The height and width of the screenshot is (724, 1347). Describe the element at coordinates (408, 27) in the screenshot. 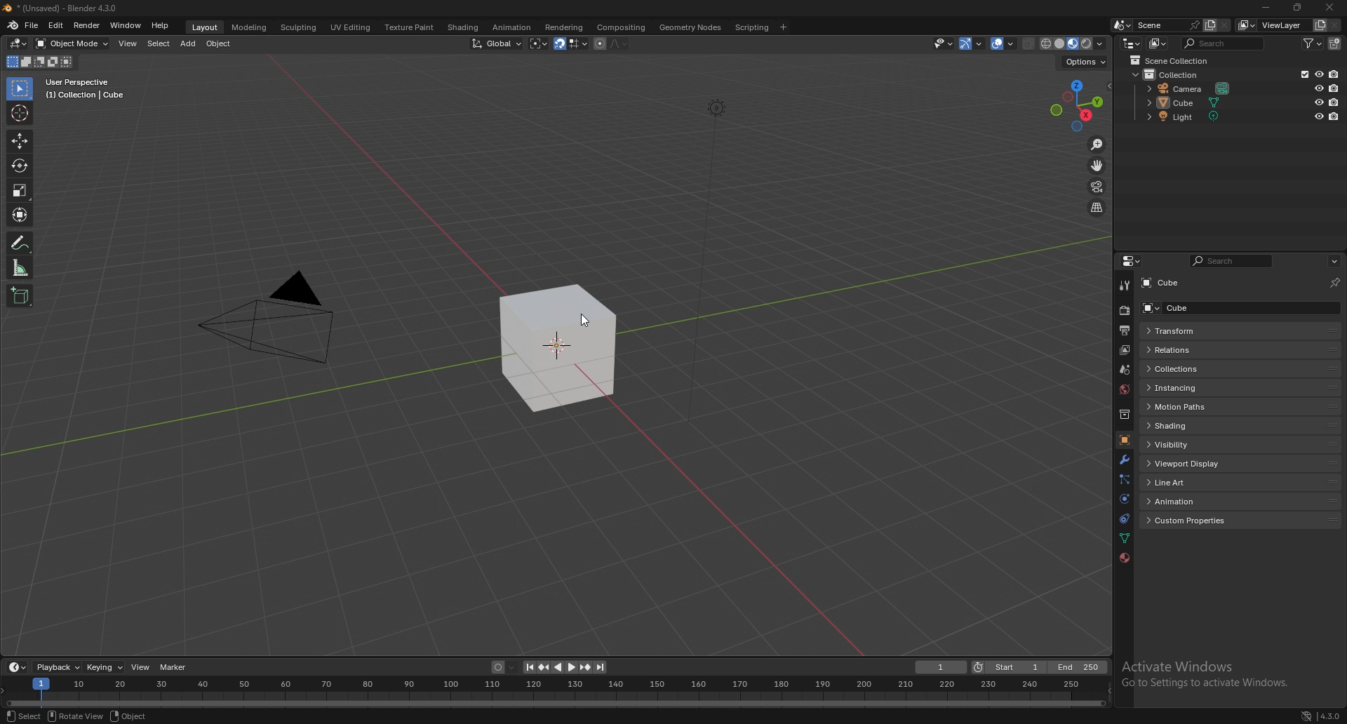

I see `texture paint` at that location.